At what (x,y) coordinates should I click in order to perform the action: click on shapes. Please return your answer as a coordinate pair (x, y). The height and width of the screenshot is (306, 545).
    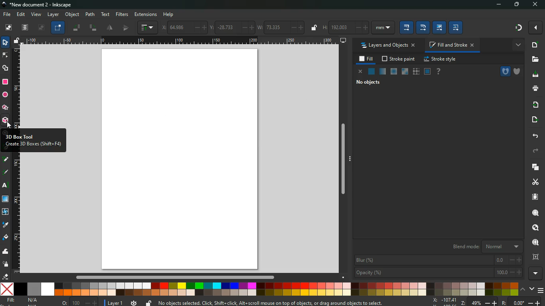
    Looking at the image, I should click on (6, 68).